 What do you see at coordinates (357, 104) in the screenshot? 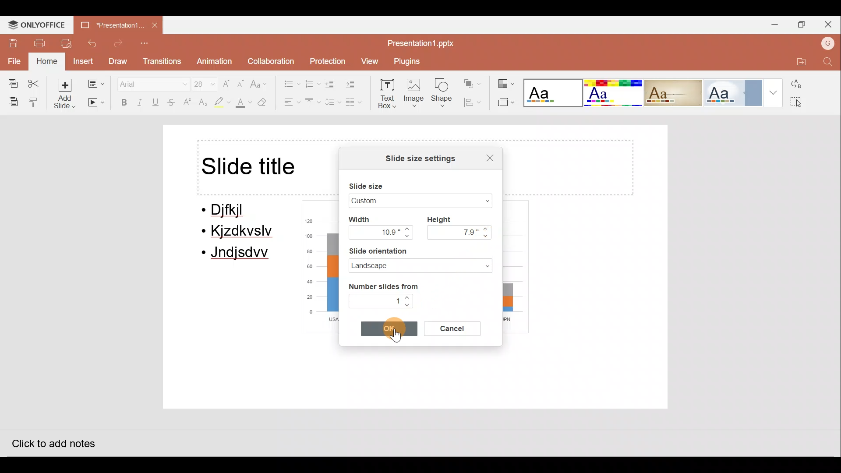
I see `Columns` at bounding box center [357, 104].